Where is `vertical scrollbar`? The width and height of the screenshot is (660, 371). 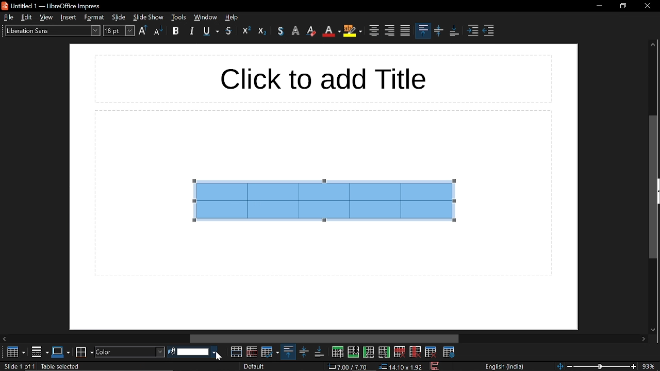
vertical scrollbar is located at coordinates (651, 188).